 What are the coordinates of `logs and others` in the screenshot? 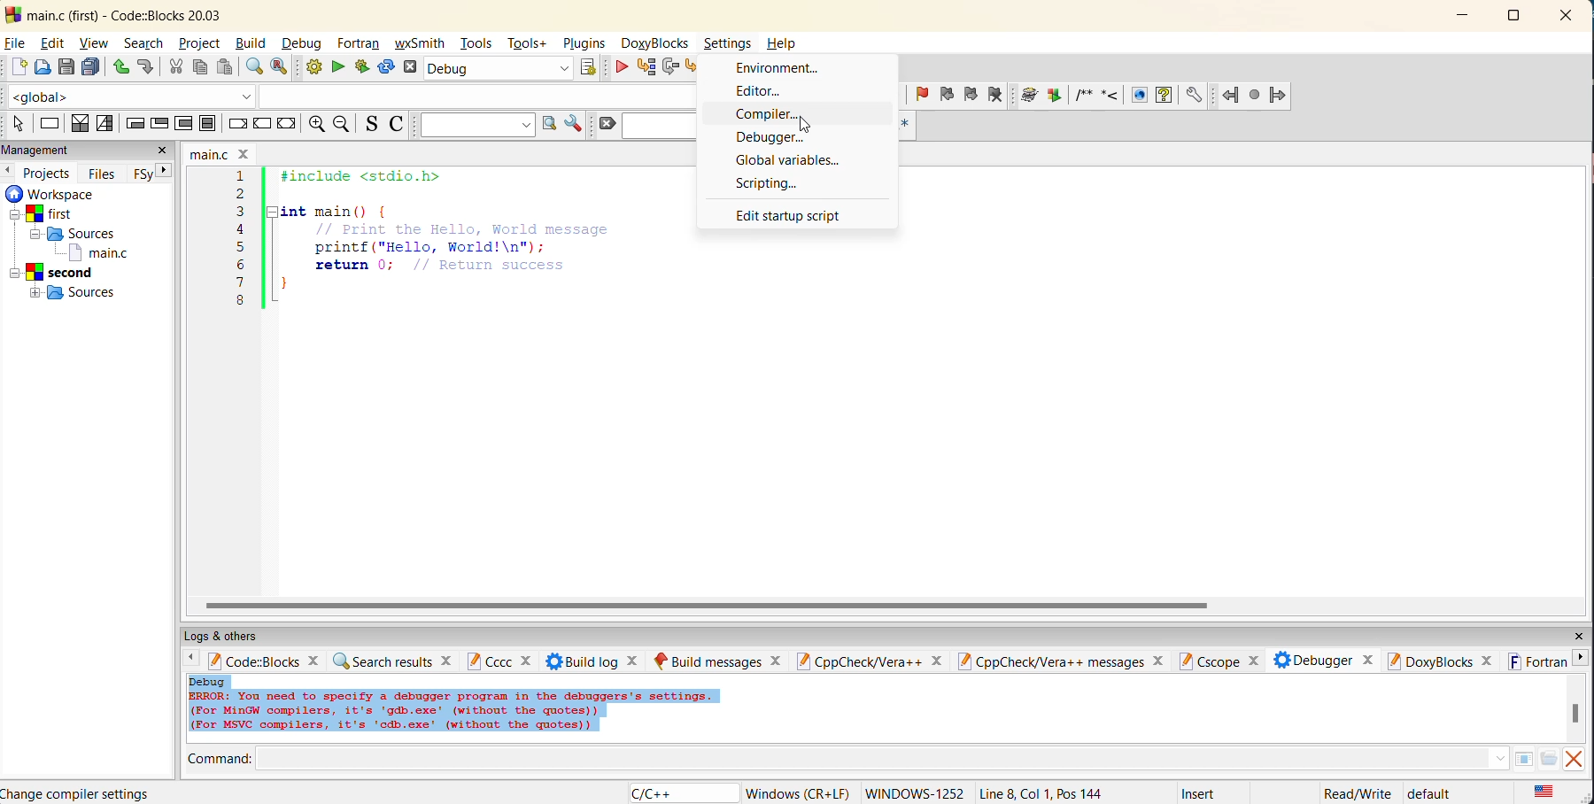 It's located at (236, 636).